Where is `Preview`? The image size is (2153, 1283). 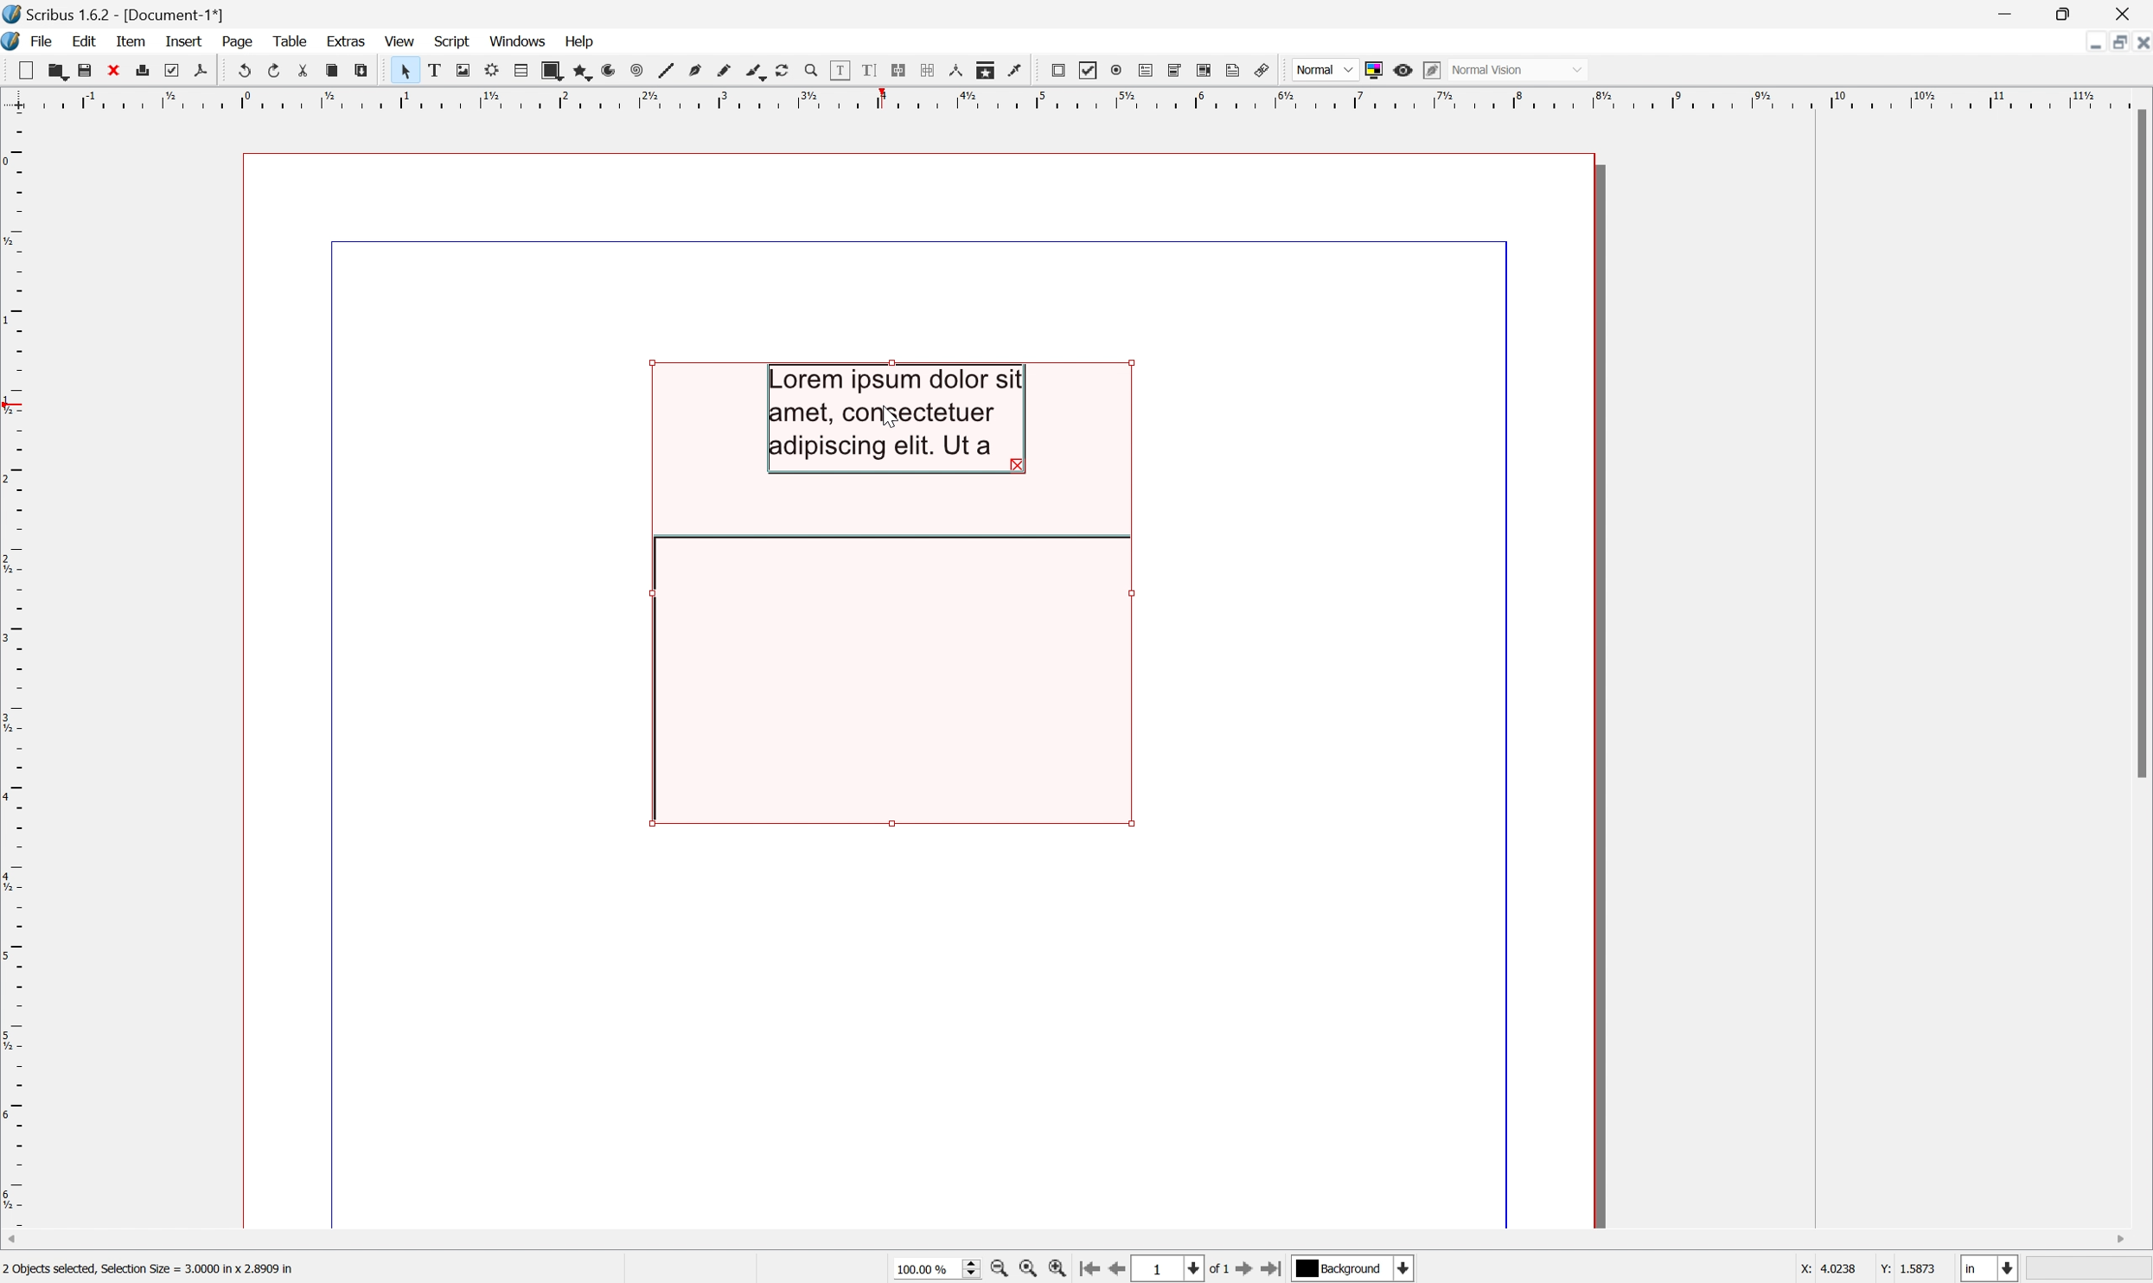
Preview is located at coordinates (1403, 69).